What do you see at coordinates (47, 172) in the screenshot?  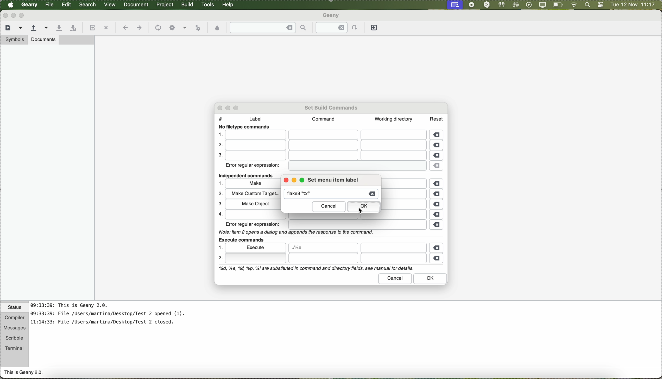 I see `sidebar` at bounding box center [47, 172].